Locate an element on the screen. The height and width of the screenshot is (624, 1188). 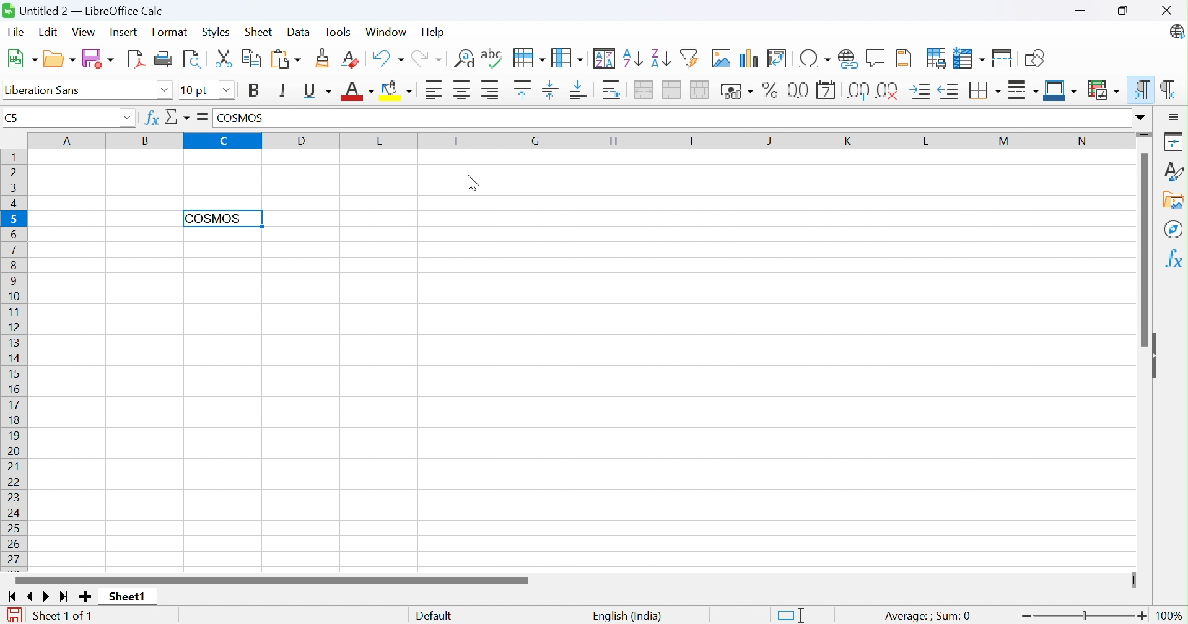
Name box is located at coordinates (62, 118).